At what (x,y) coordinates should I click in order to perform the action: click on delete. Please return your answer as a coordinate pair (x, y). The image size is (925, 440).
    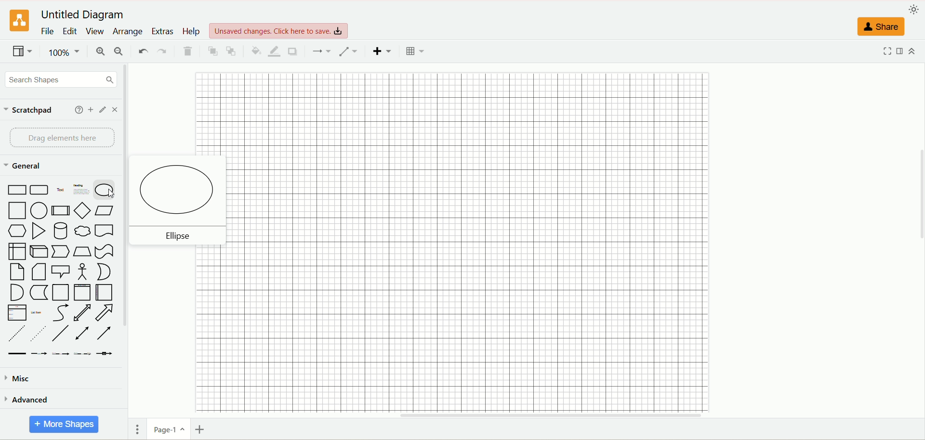
    Looking at the image, I should click on (186, 51).